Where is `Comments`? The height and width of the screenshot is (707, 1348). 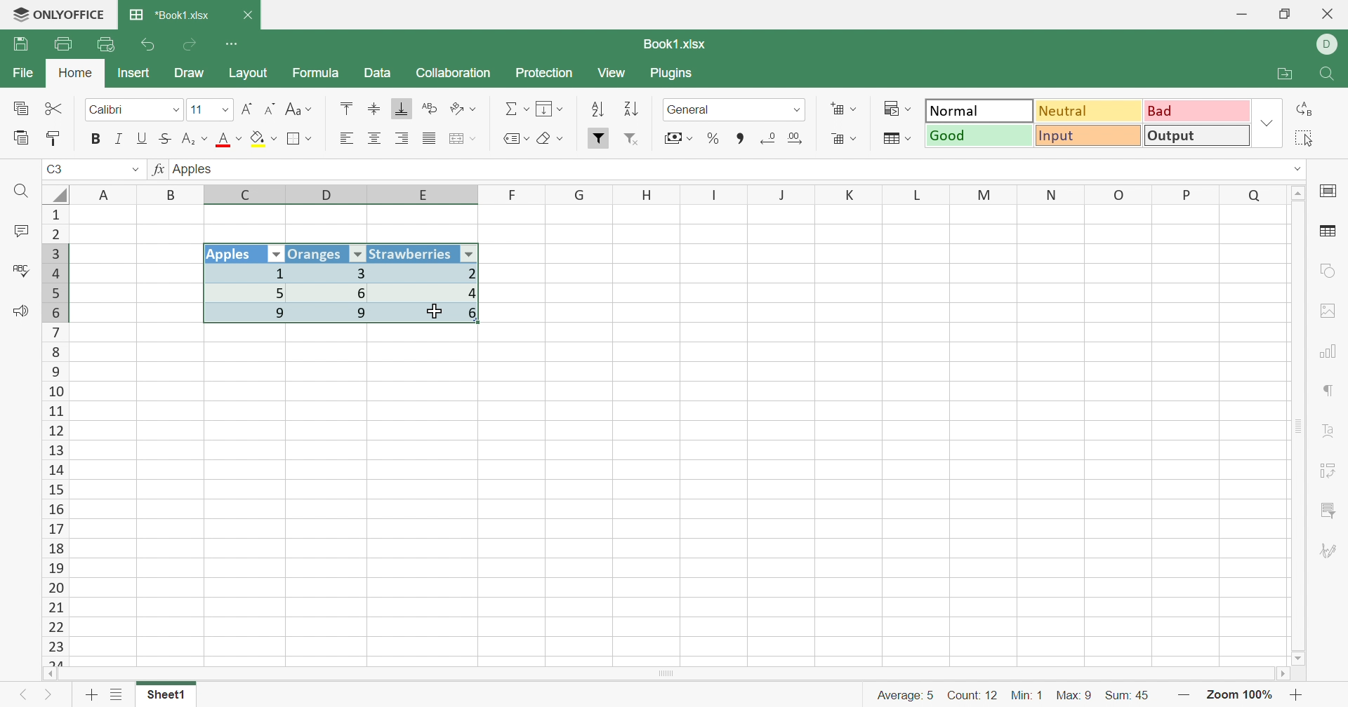
Comments is located at coordinates (18, 233).